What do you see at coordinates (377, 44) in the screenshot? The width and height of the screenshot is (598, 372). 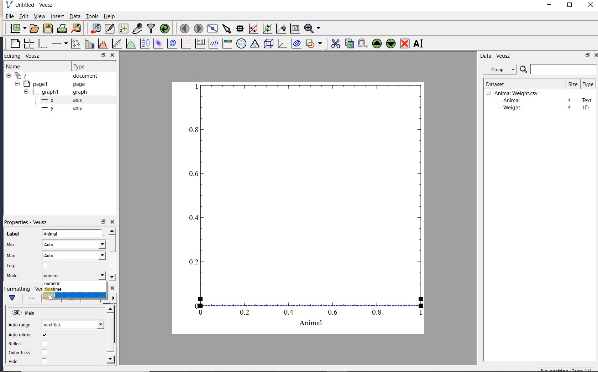 I see `move the selected widget up` at bounding box center [377, 44].